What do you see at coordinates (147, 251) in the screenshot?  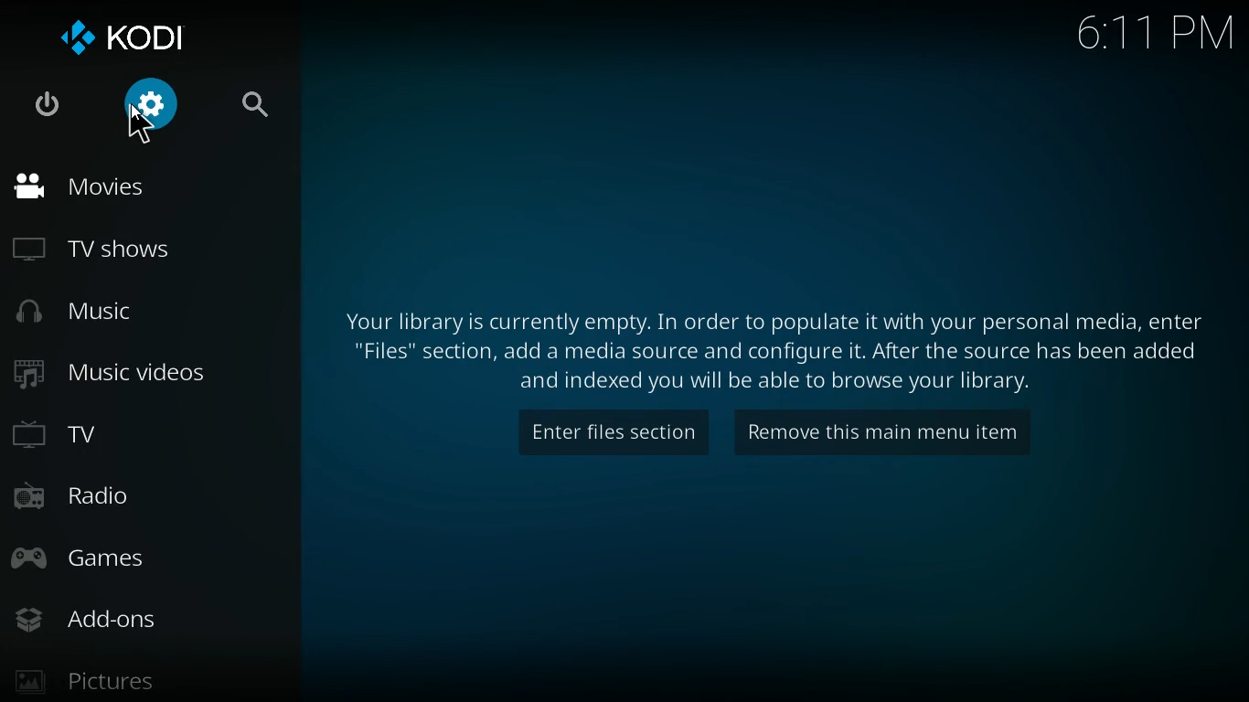 I see `tv shows` at bounding box center [147, 251].